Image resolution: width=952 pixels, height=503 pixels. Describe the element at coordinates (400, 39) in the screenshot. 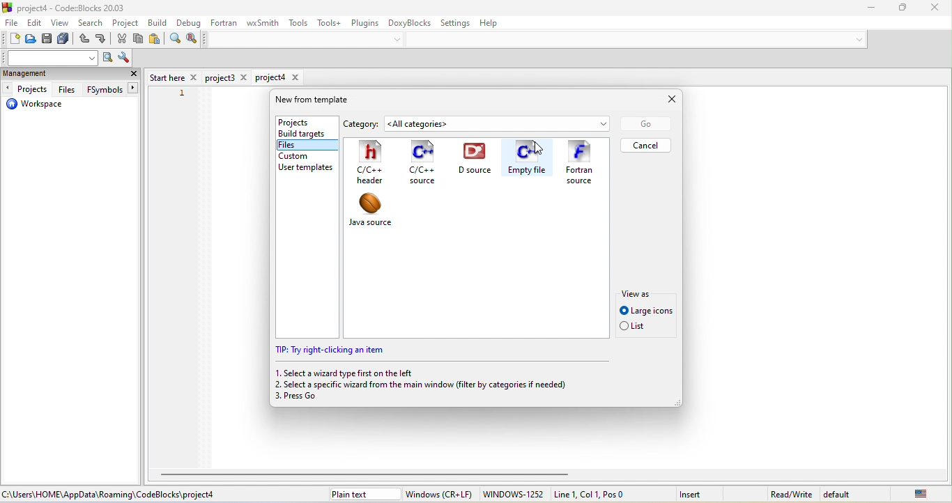

I see `down` at that location.